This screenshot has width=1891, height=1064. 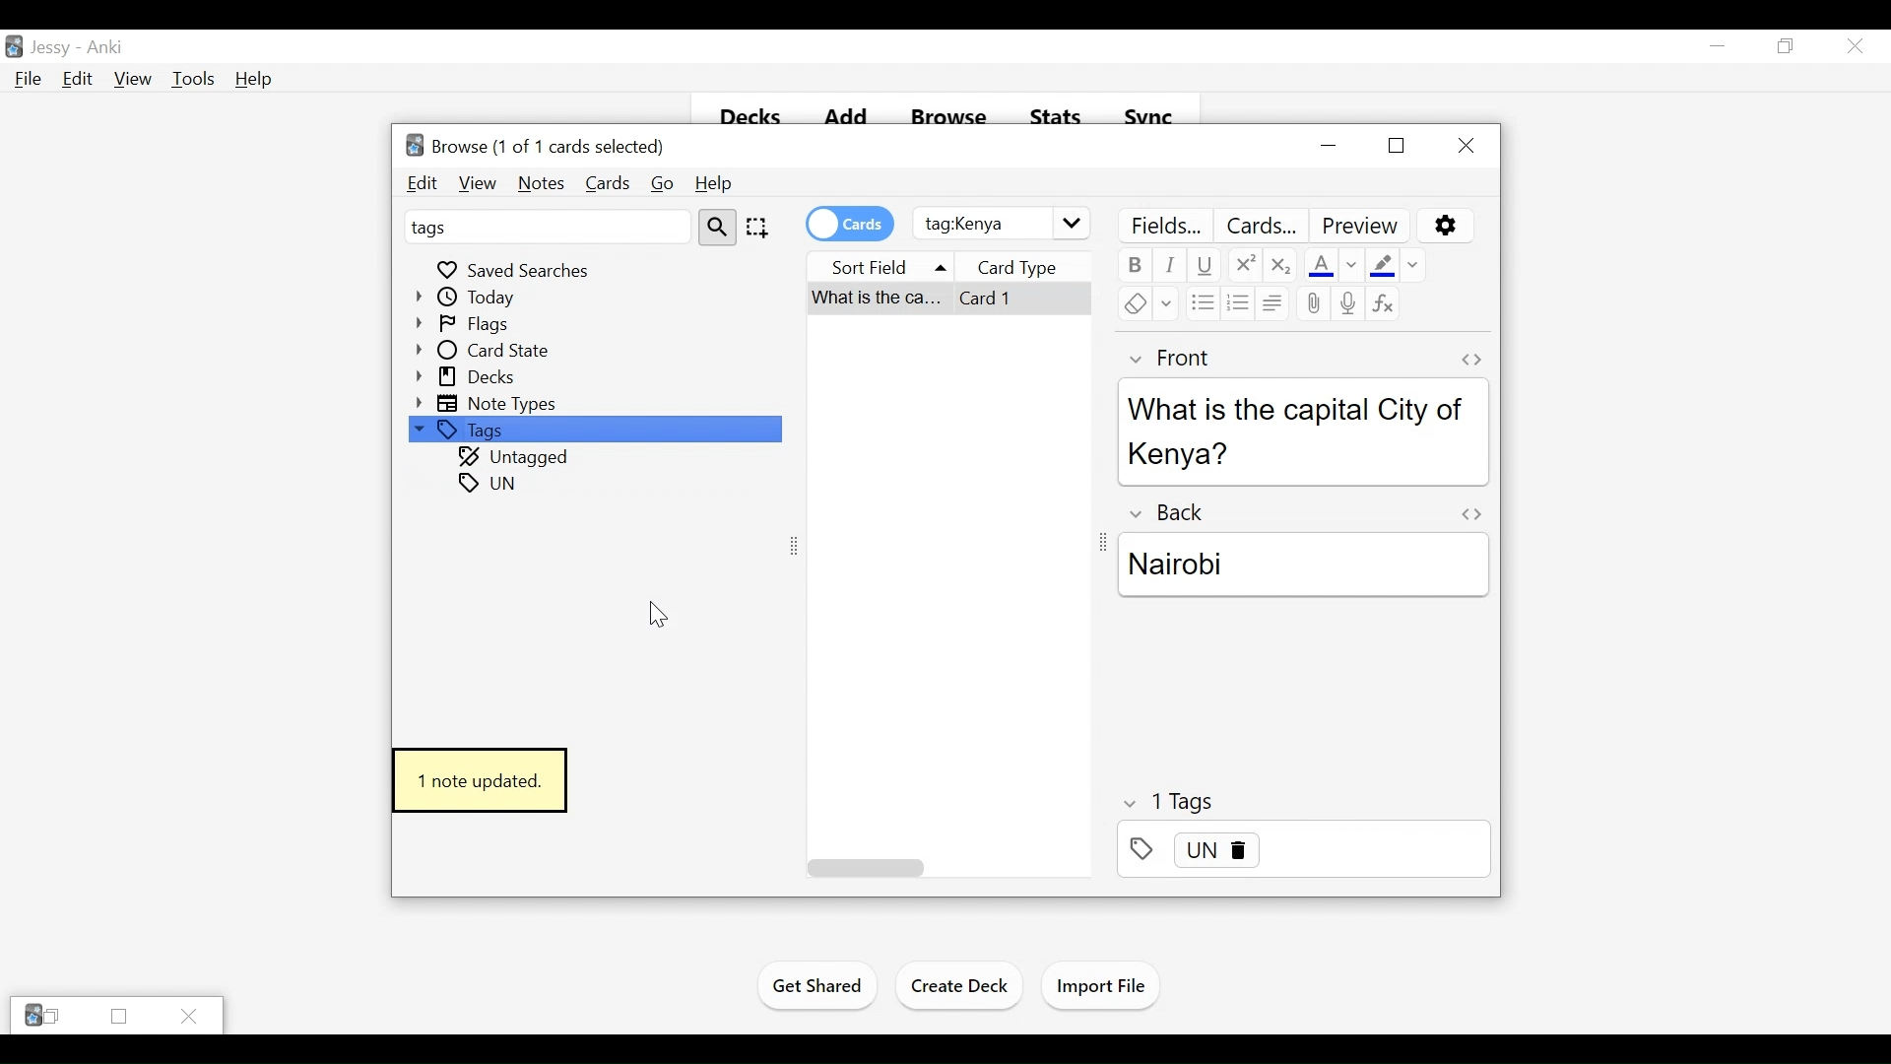 What do you see at coordinates (884, 264) in the screenshot?
I see `Sort field` at bounding box center [884, 264].